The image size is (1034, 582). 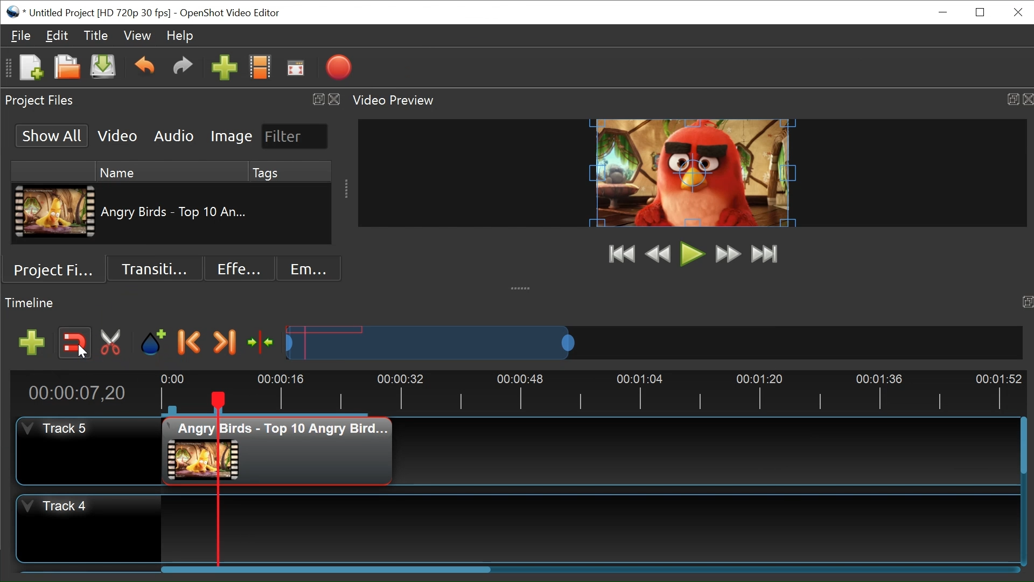 What do you see at coordinates (690, 254) in the screenshot?
I see `Play` at bounding box center [690, 254].